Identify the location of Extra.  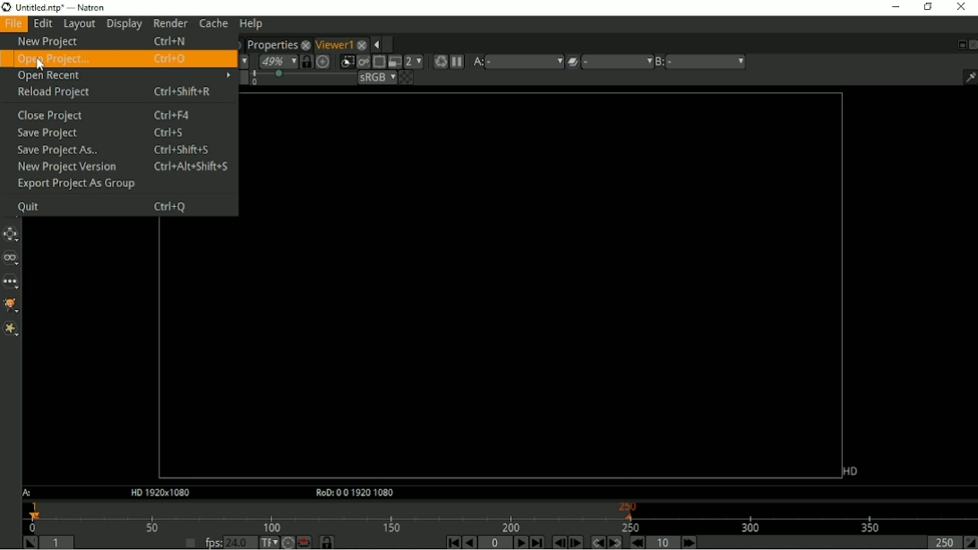
(11, 329).